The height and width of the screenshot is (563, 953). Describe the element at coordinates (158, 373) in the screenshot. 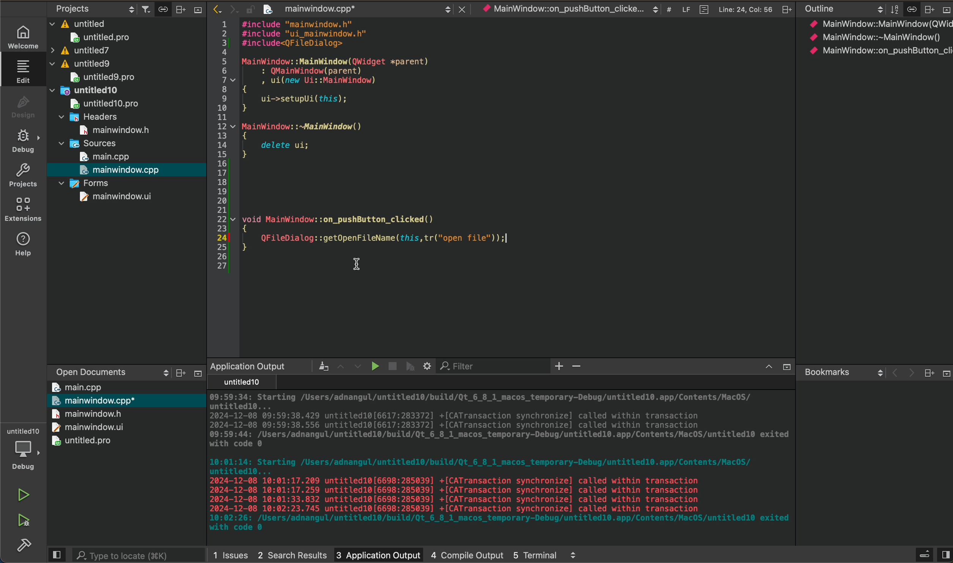

I see `scroll` at that location.